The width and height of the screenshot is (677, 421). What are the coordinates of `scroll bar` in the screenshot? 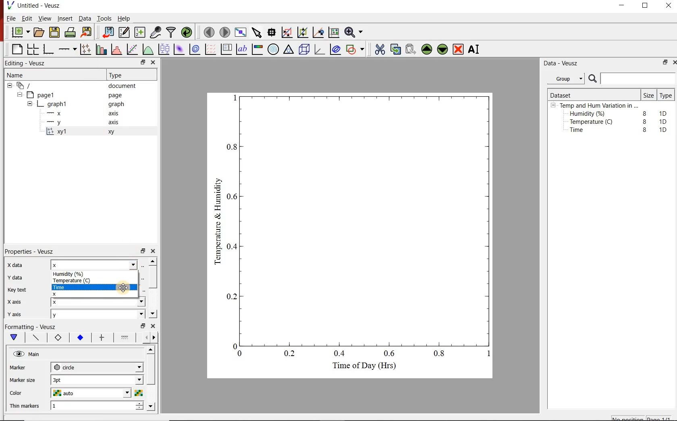 It's located at (152, 377).